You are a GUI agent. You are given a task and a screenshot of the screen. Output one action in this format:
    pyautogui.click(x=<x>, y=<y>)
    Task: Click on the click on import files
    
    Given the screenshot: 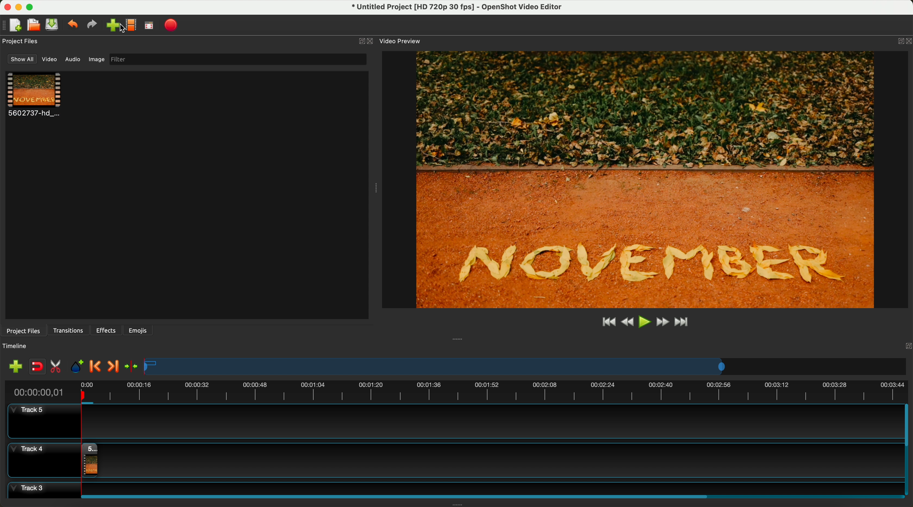 What is the action you would take?
    pyautogui.click(x=116, y=26)
    